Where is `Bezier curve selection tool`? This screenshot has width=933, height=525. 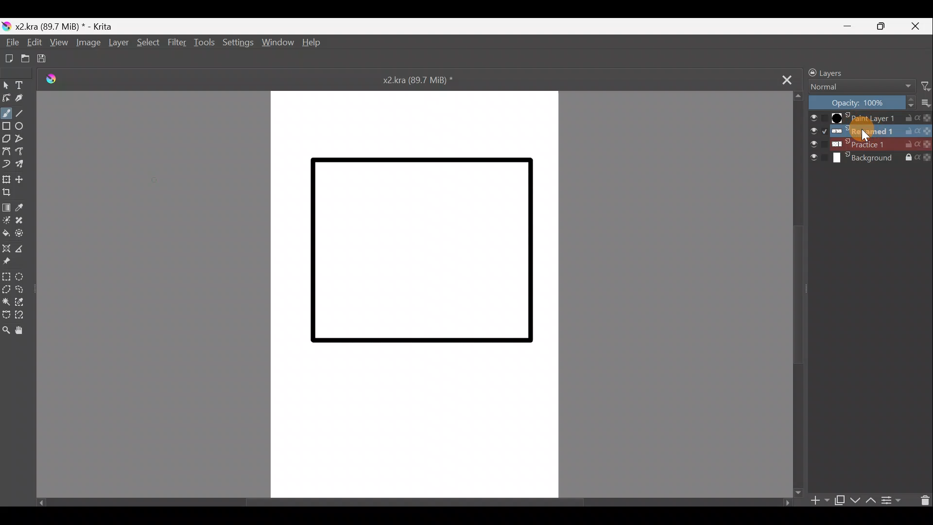
Bezier curve selection tool is located at coordinates (6, 315).